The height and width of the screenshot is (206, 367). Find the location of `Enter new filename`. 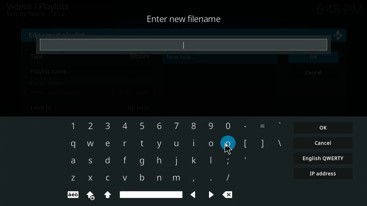

Enter new filename is located at coordinates (185, 20).